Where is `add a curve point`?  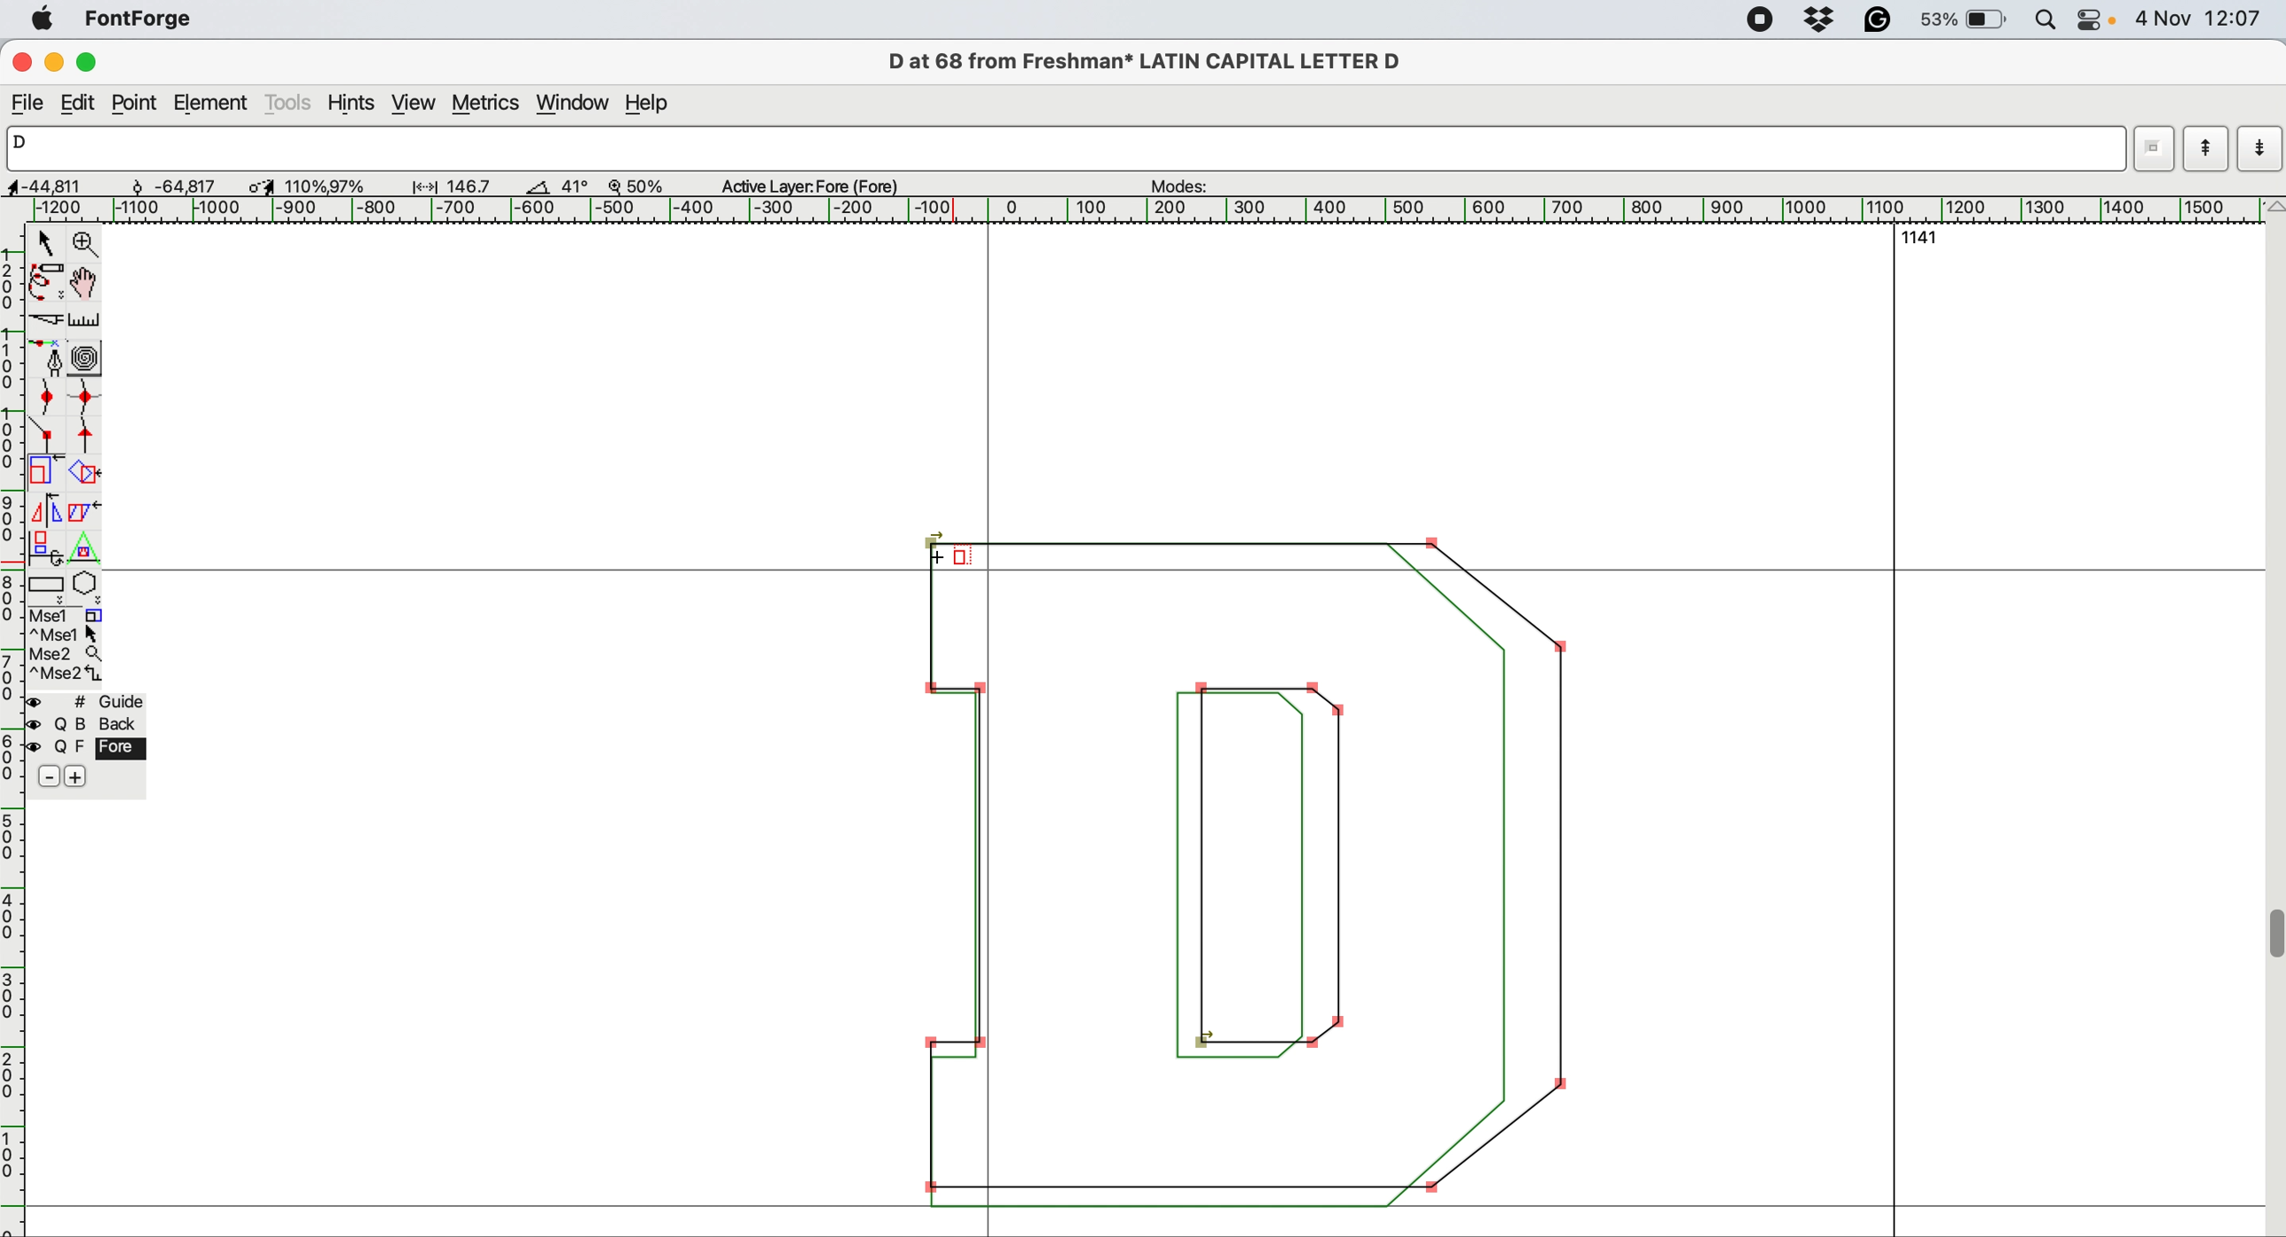
add a curve point is located at coordinates (43, 398).